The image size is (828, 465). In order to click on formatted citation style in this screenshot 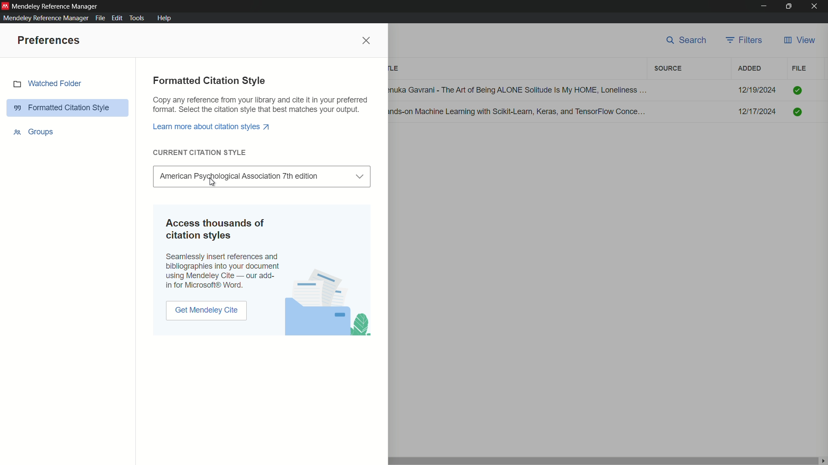, I will do `click(209, 81)`.